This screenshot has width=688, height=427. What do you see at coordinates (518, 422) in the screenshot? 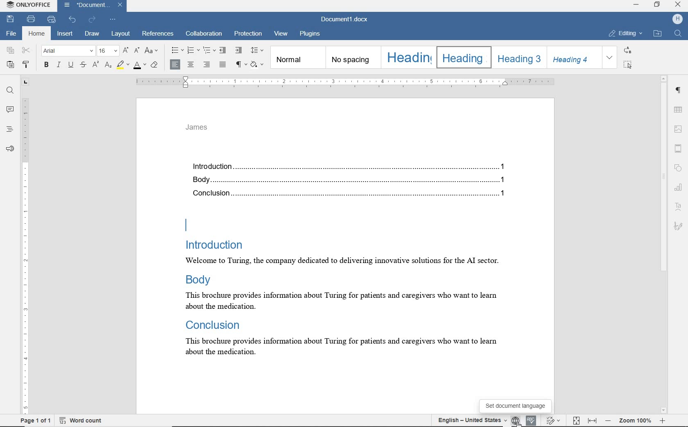
I see `Cursor` at bounding box center [518, 422].